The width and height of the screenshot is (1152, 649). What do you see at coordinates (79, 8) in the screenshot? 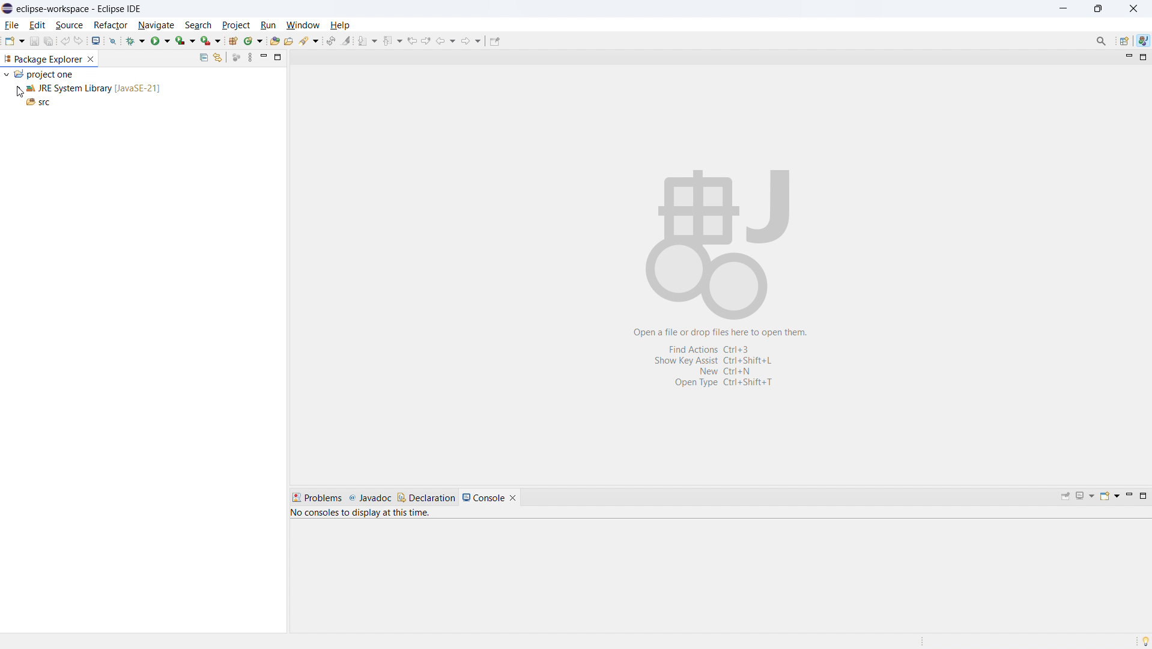
I see `eclipse-workspace-Eclipse IDE` at bounding box center [79, 8].